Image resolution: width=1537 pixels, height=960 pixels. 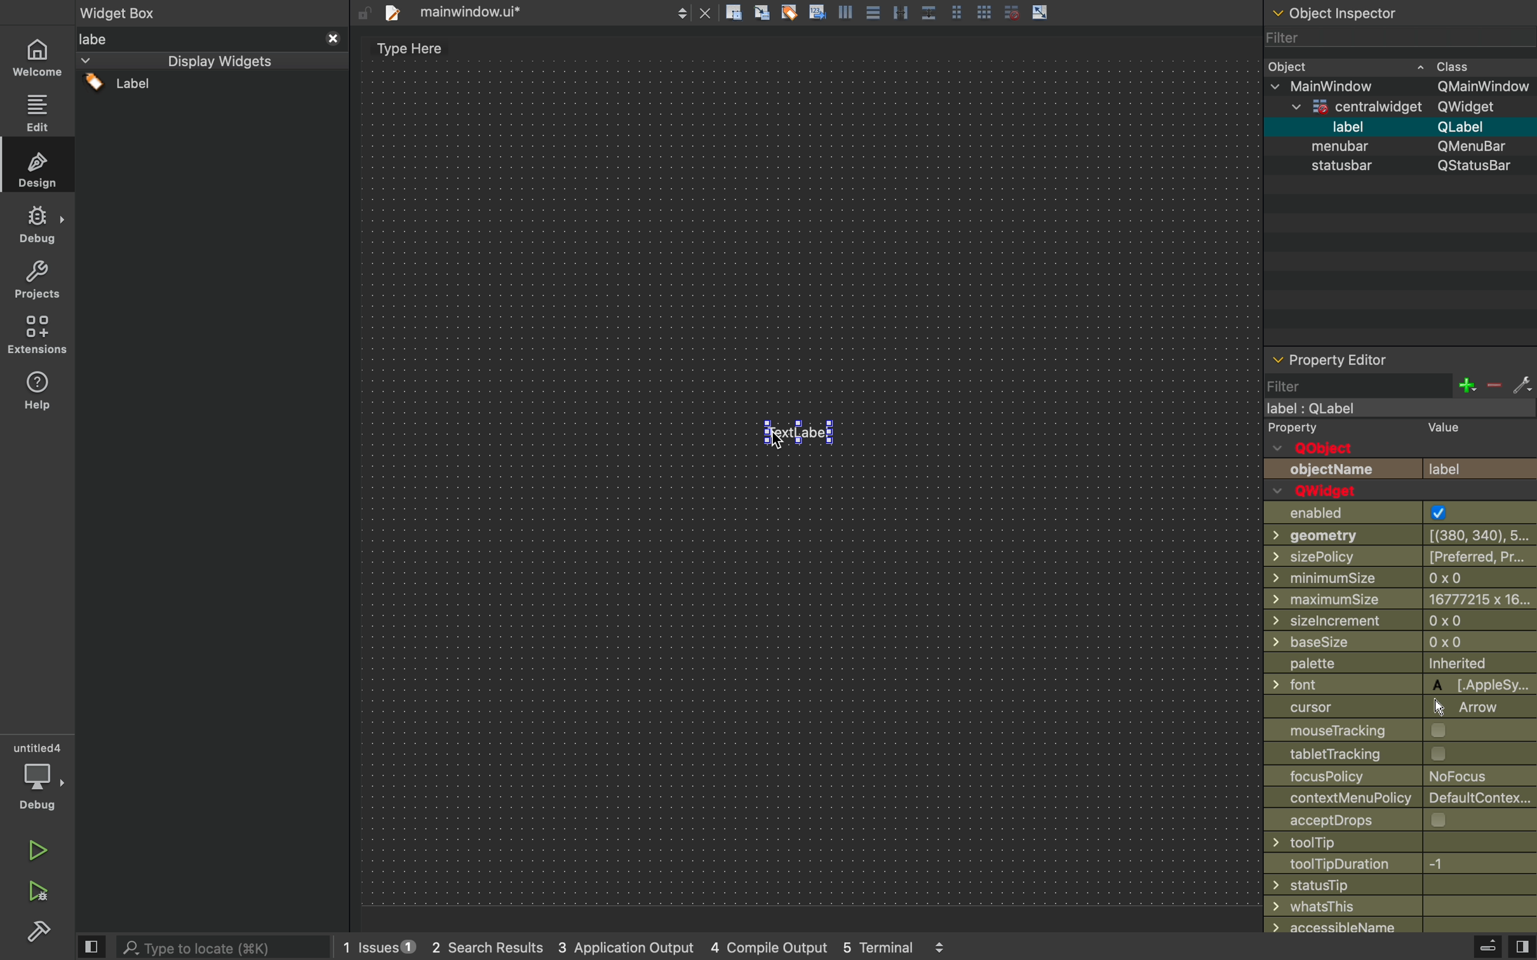 What do you see at coordinates (35, 281) in the screenshot?
I see `projects` at bounding box center [35, 281].